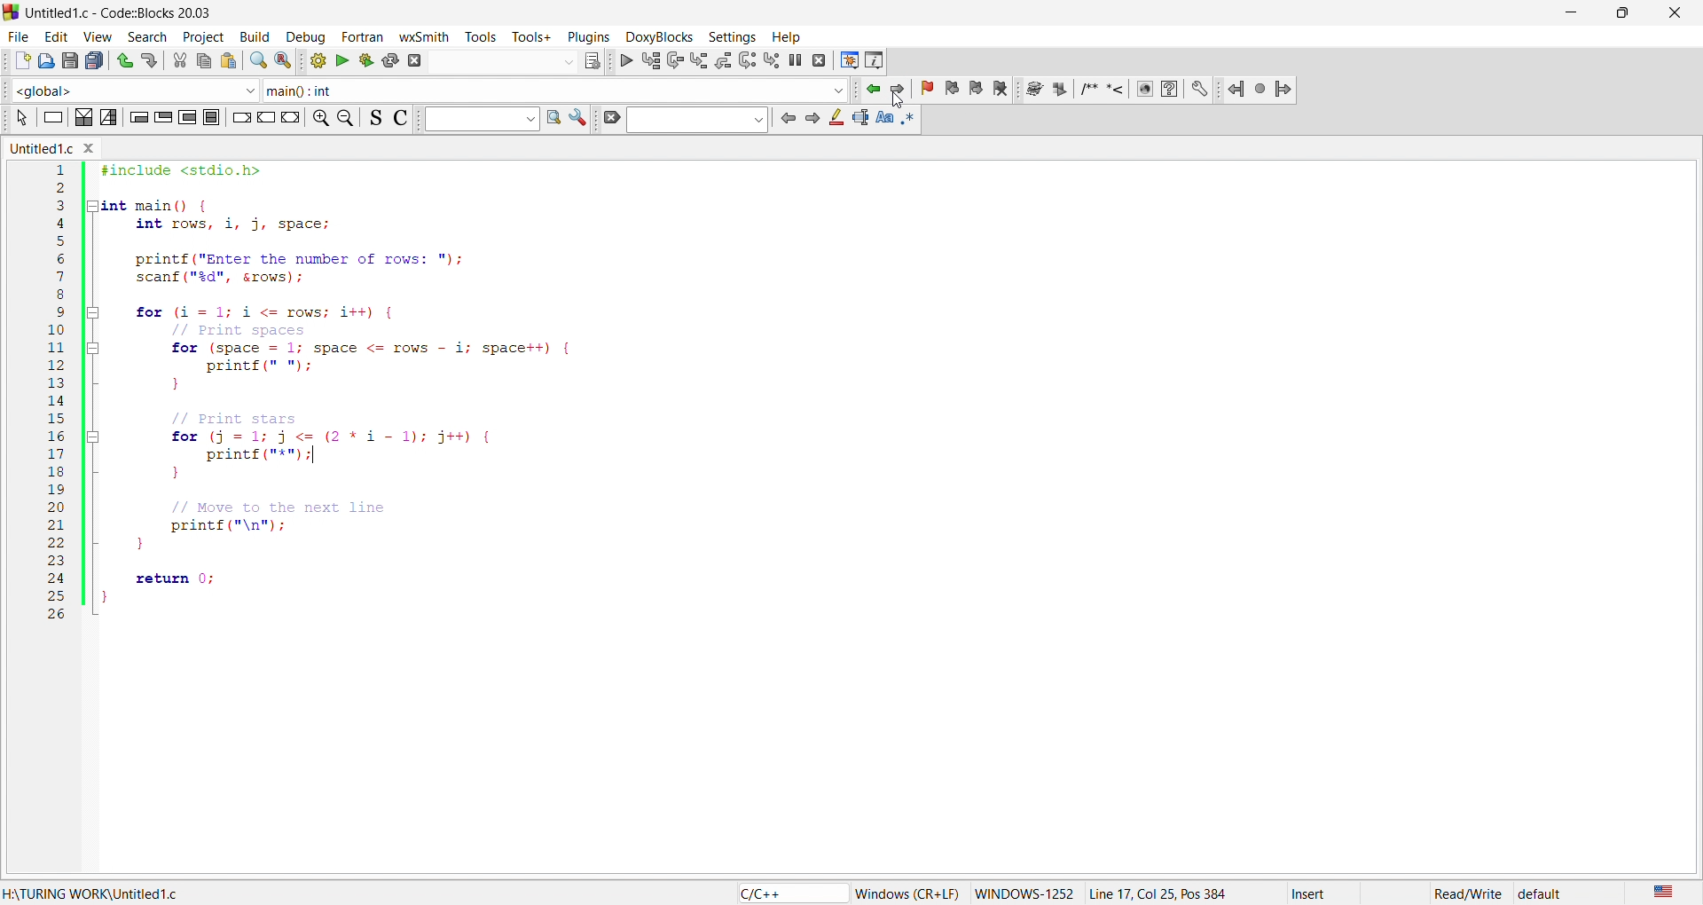  Describe the element at coordinates (1617, 13) in the screenshot. I see `maximize/resize` at that location.